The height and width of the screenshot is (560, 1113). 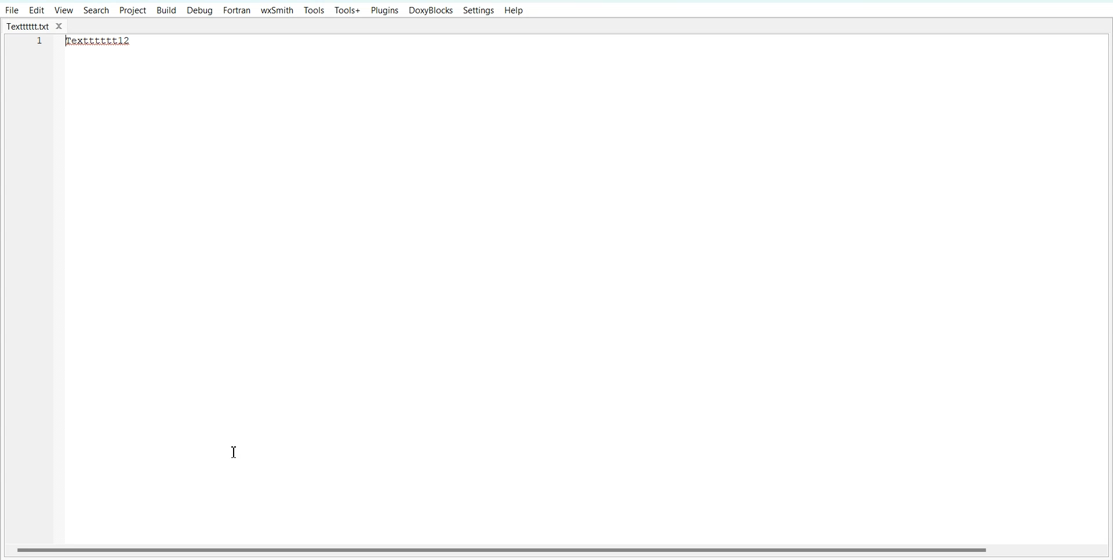 I want to click on Texttttttl2, so click(x=104, y=41).